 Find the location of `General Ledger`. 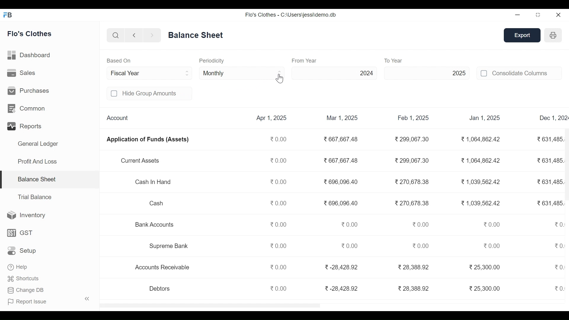

General Ledger is located at coordinates (38, 145).